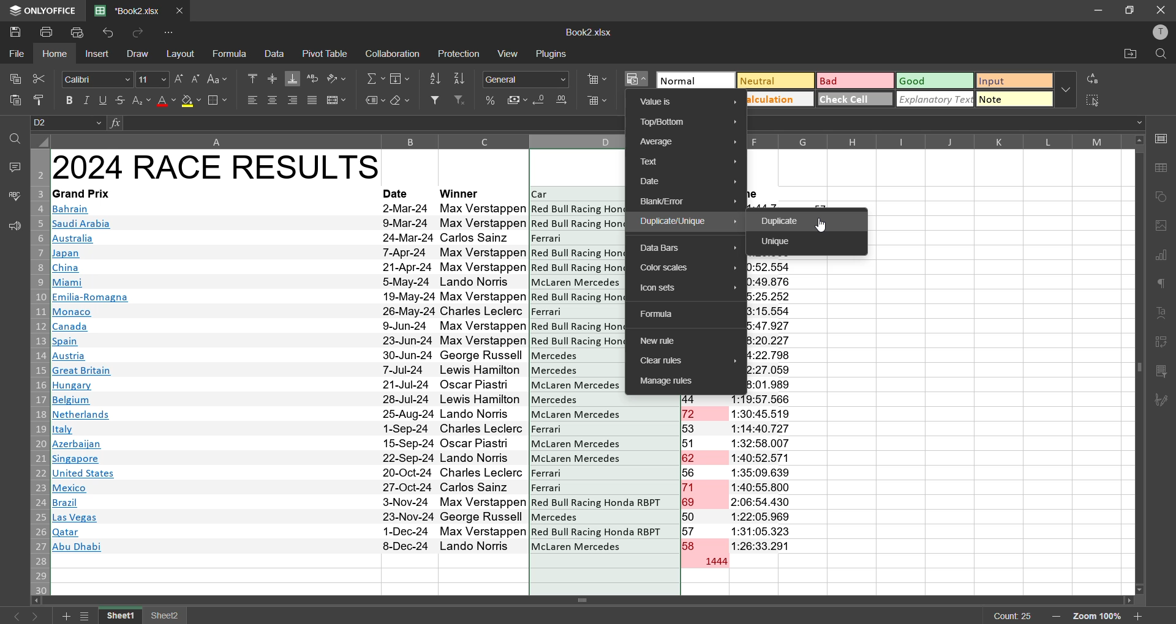 Image resolution: width=1176 pixels, height=624 pixels. I want to click on copy, so click(12, 76).